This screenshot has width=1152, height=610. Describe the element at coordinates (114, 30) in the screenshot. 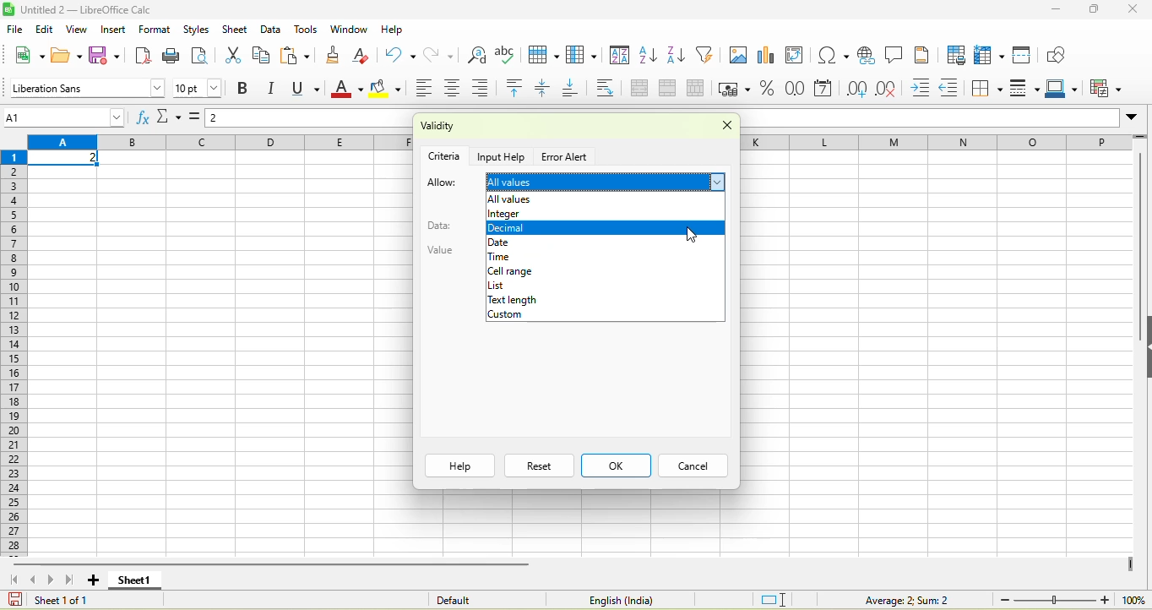

I see `insert` at that location.